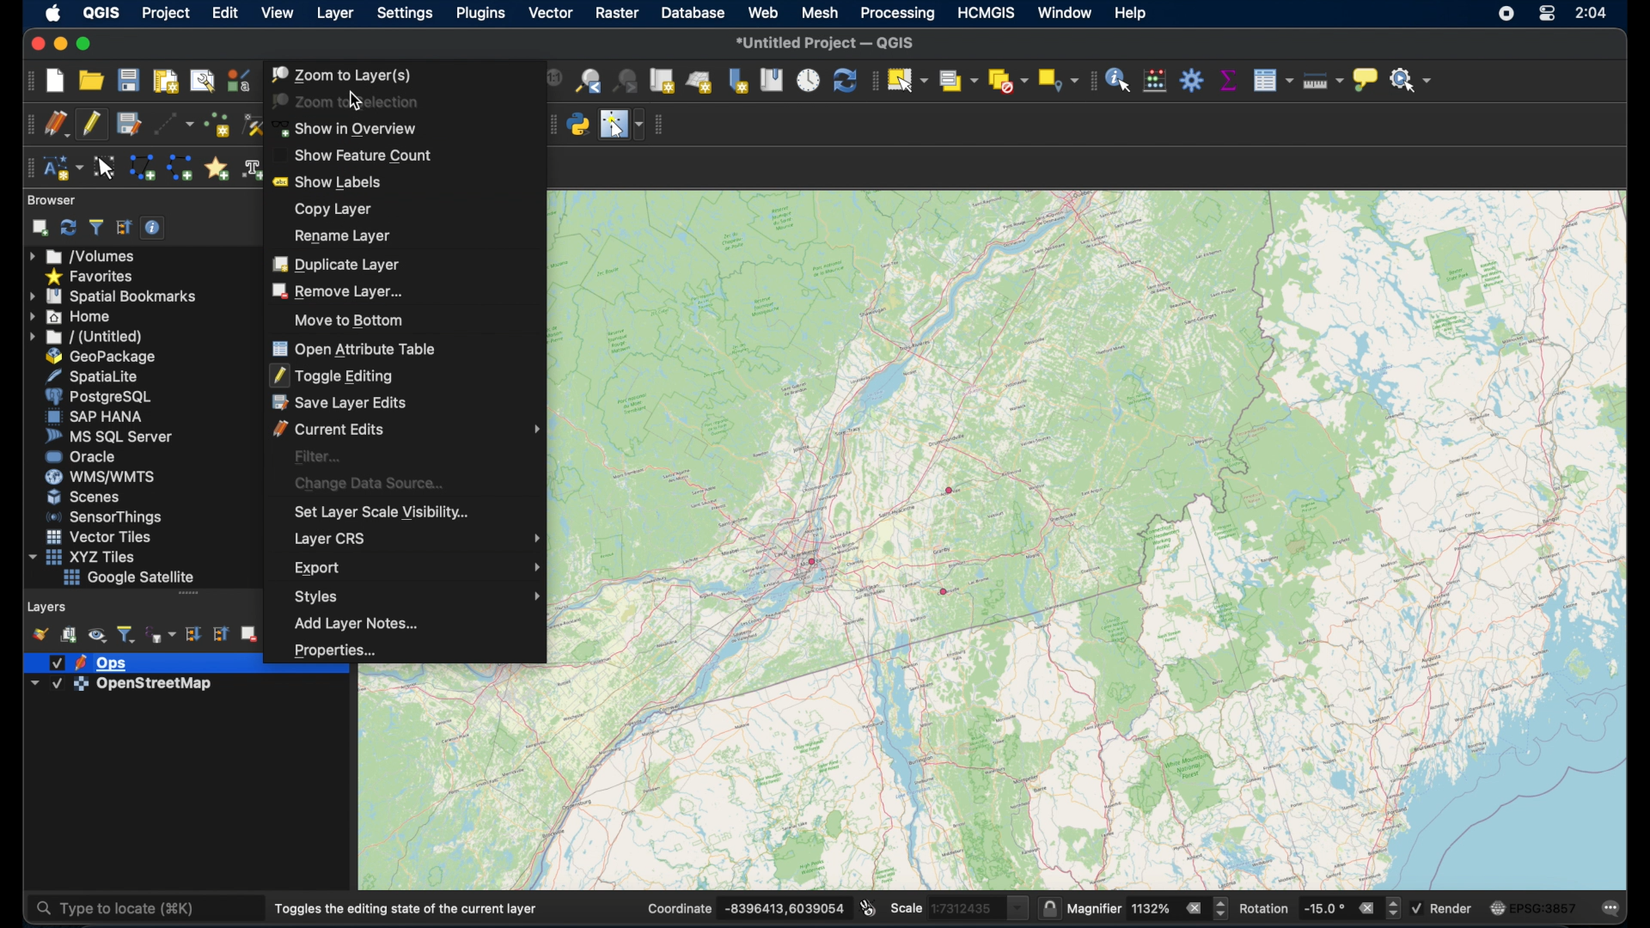 The image size is (1650, 928). Describe the element at coordinates (153, 227) in the screenshot. I see `enable/disable properties widget` at that location.